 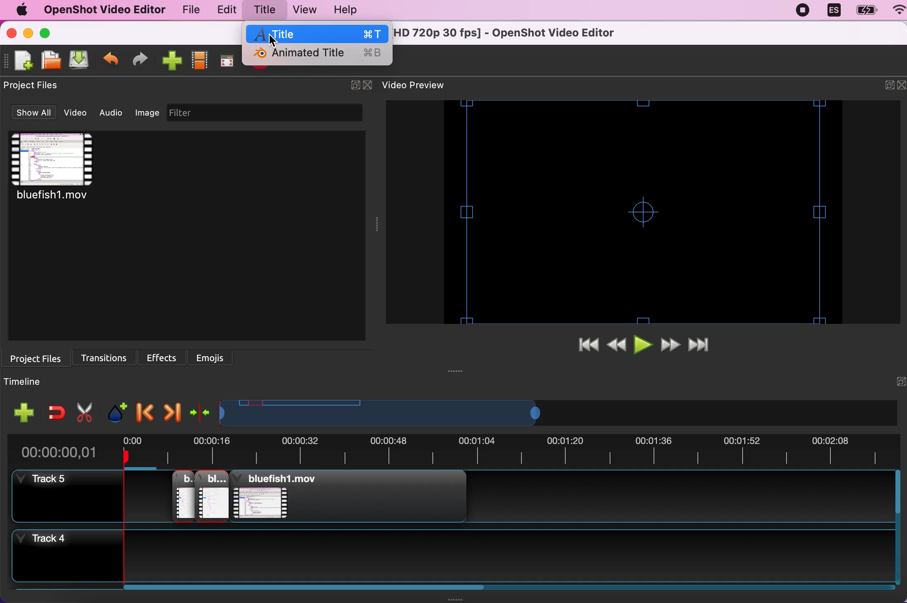 What do you see at coordinates (316, 34) in the screenshot?
I see `title` at bounding box center [316, 34].